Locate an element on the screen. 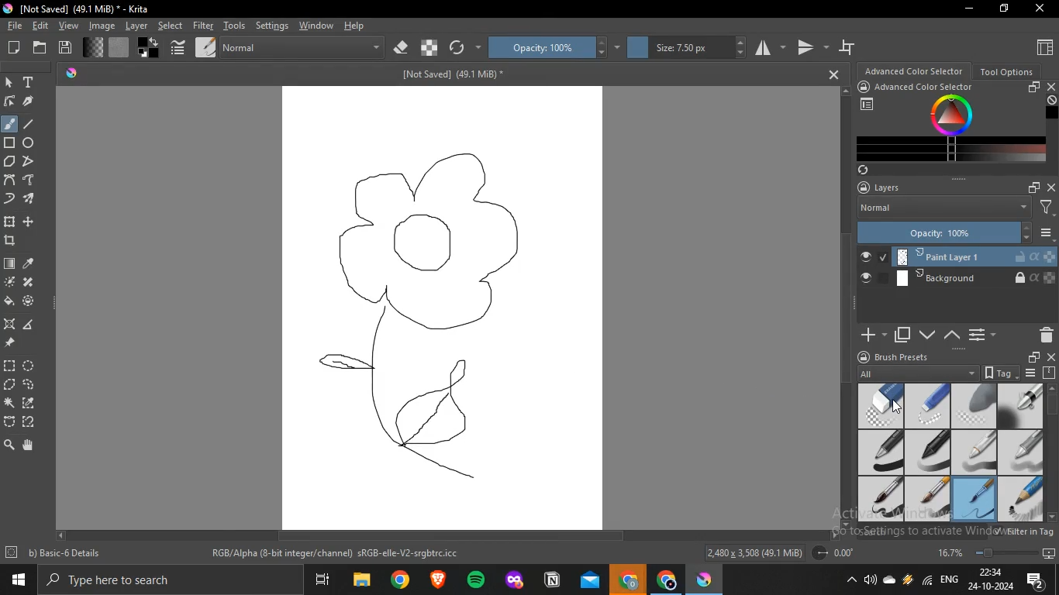 The width and height of the screenshot is (1059, 595). Zoom is located at coordinates (988, 552).